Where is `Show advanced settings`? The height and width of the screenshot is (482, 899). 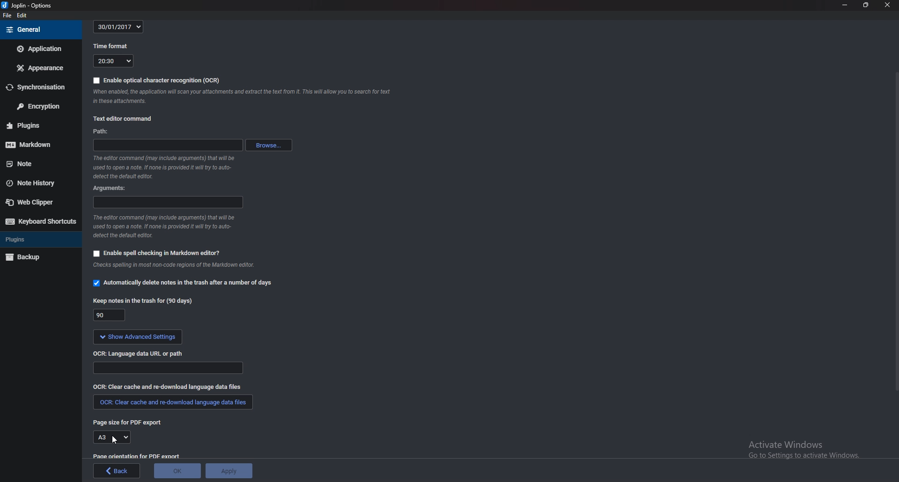
Show advanced settings is located at coordinates (138, 338).